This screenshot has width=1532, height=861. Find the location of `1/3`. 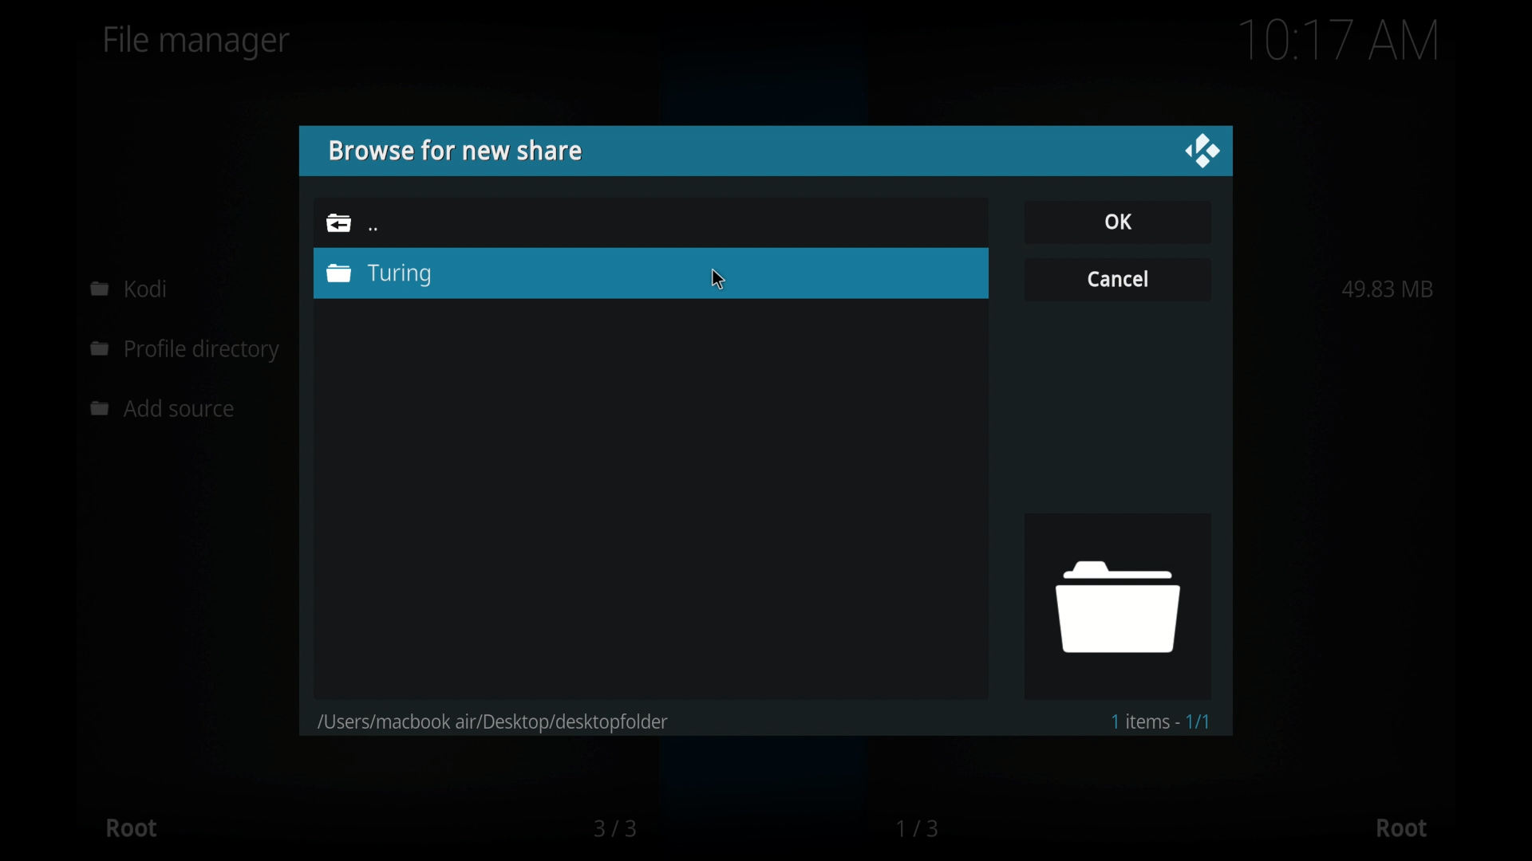

1/3 is located at coordinates (919, 828).